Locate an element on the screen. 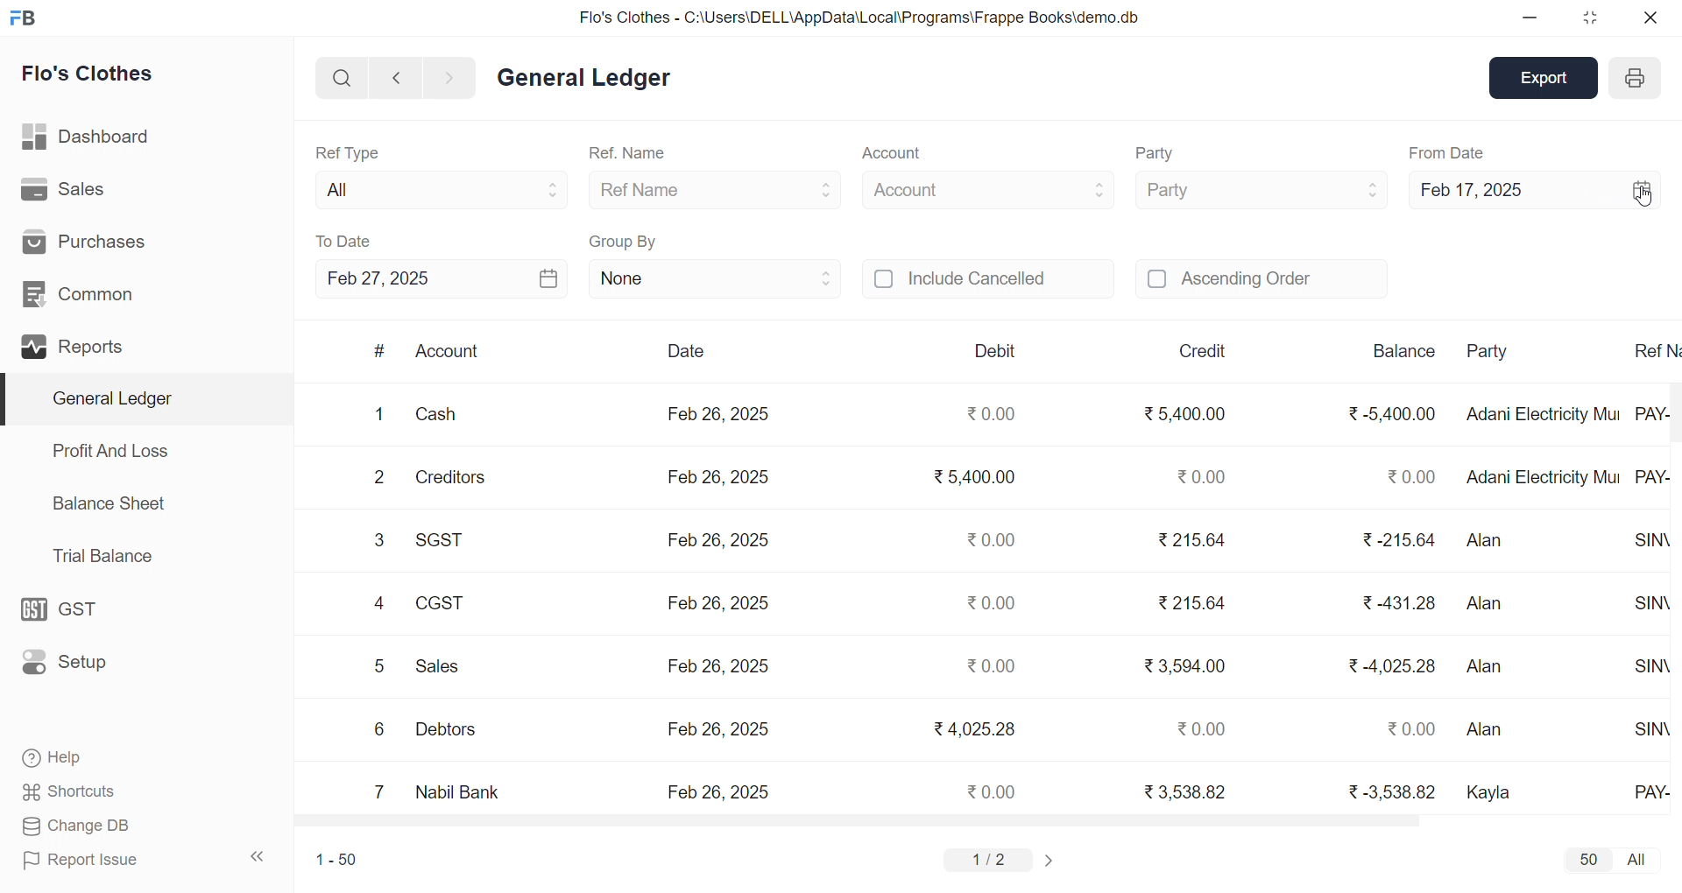 Image resolution: width=1682 pixels, height=893 pixels. Help is located at coordinates (59, 760).